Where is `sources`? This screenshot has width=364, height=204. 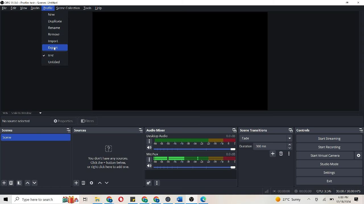 sources is located at coordinates (82, 131).